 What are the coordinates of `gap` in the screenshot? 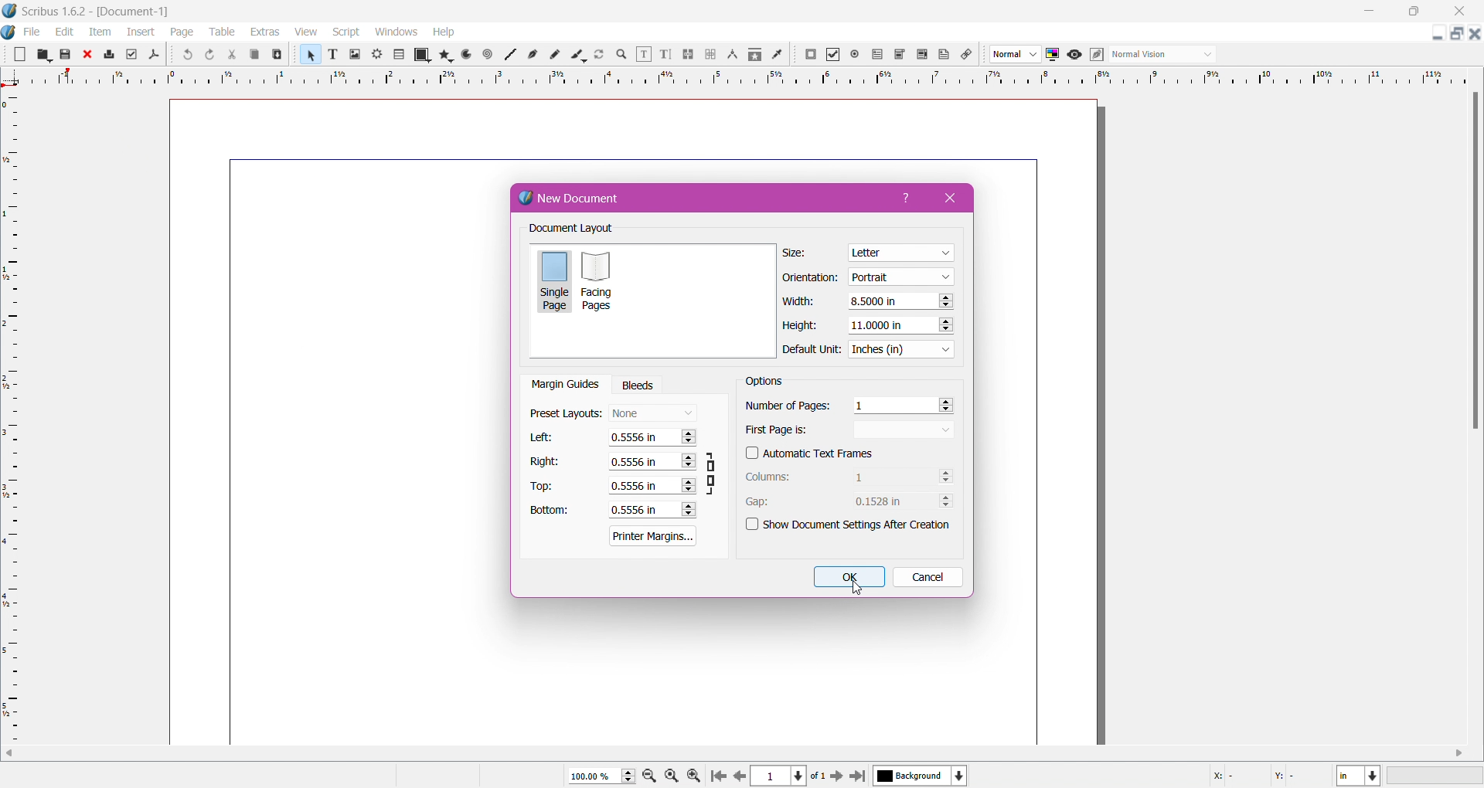 It's located at (787, 502).